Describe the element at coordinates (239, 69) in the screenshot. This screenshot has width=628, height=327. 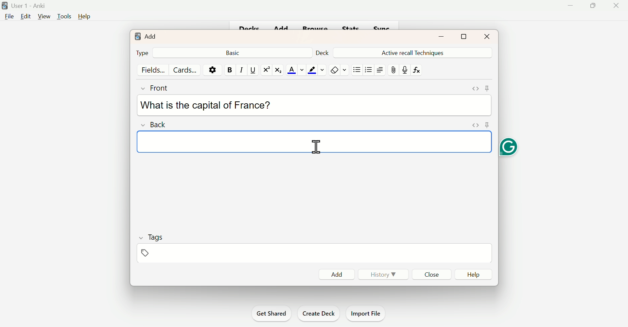
I see `Italiac` at that location.